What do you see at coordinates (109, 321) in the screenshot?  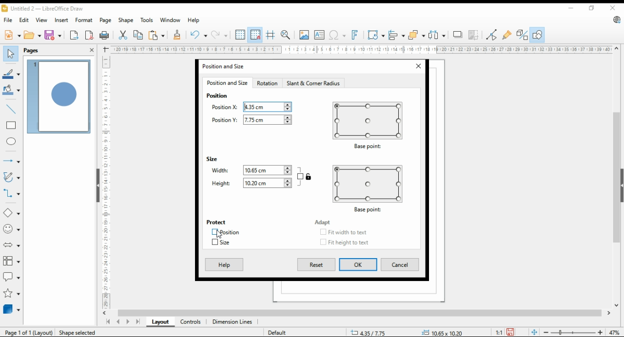 I see `first page` at bounding box center [109, 321].